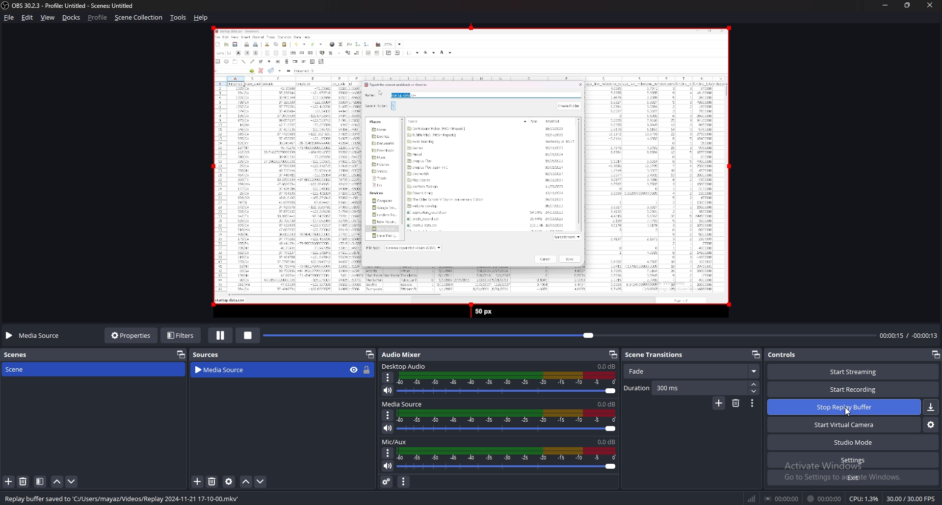  Describe the element at coordinates (911, 499) in the screenshot. I see `30.00 / 30.00 FPS` at that location.